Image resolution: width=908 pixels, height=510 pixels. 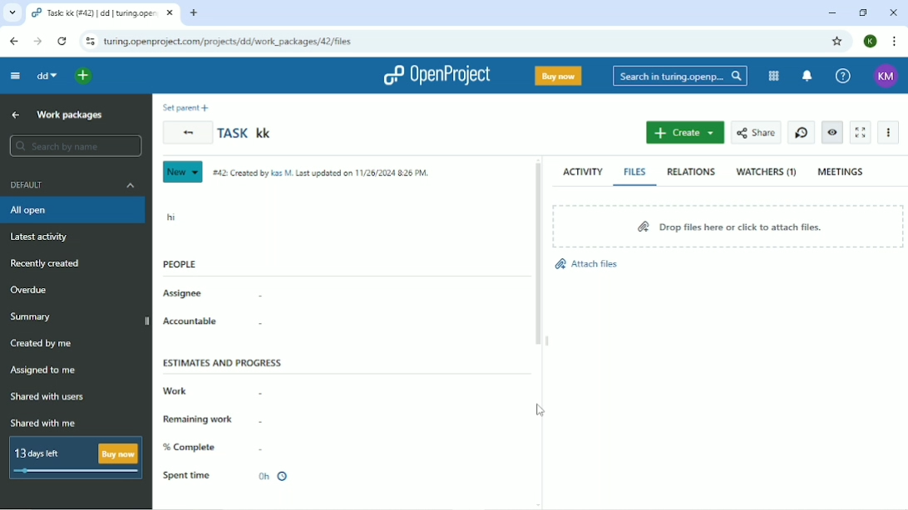 I want to click on Task kk, so click(x=247, y=133).